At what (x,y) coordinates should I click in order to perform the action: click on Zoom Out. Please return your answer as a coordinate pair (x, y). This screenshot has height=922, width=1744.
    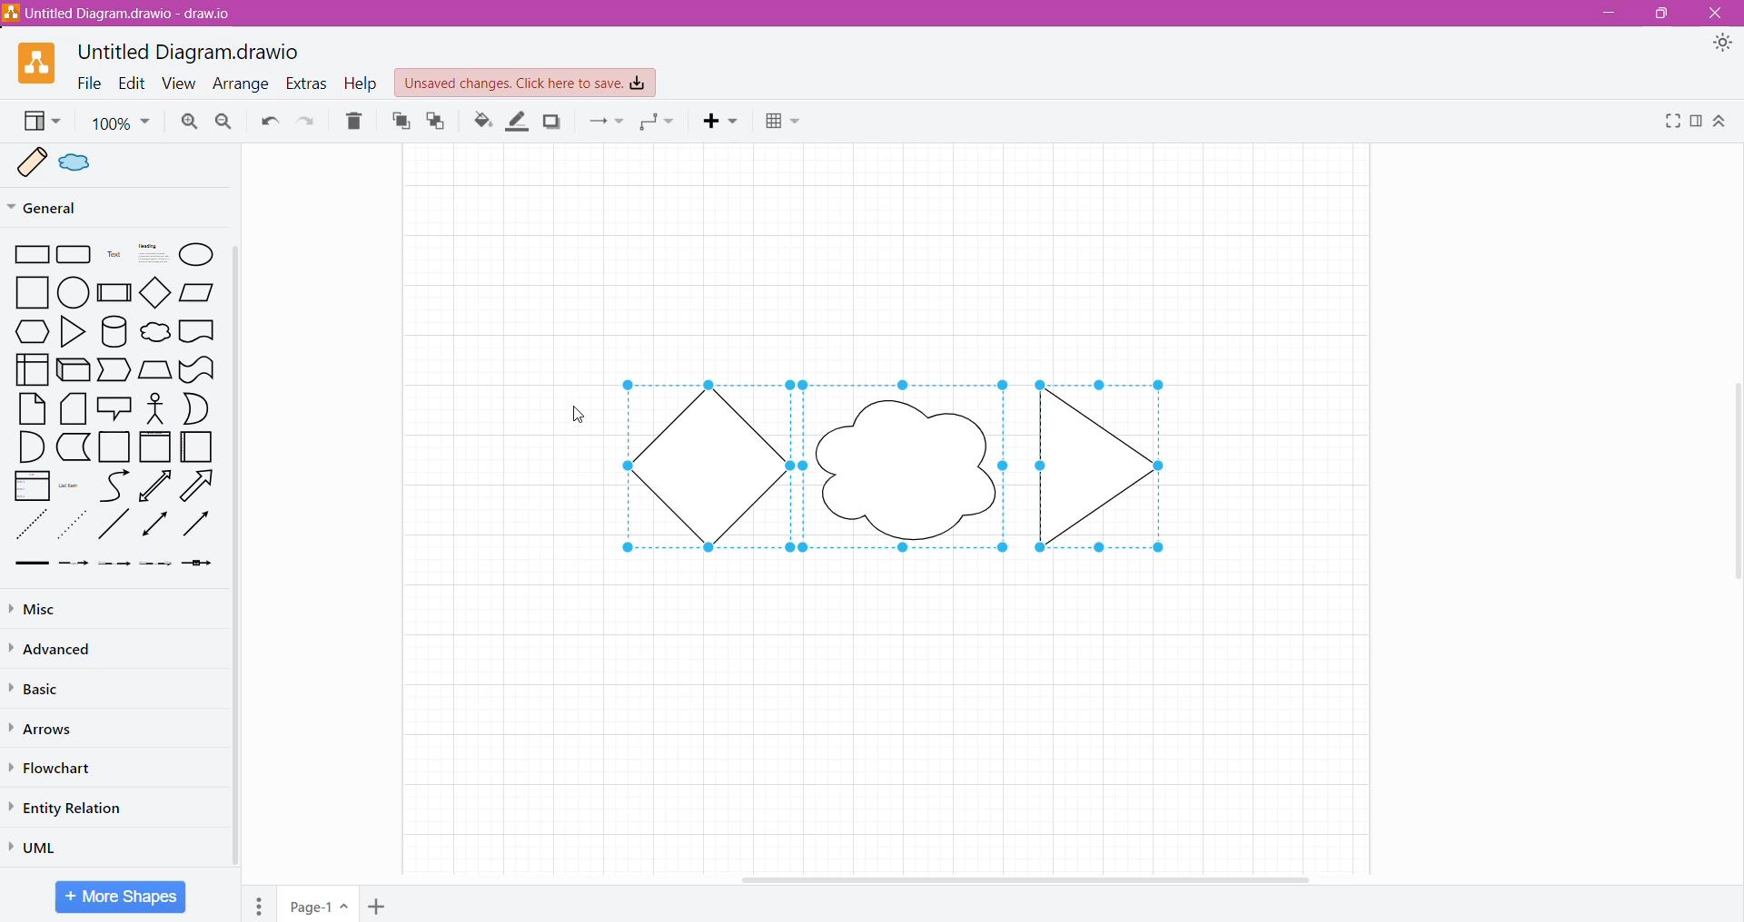
    Looking at the image, I should click on (226, 122).